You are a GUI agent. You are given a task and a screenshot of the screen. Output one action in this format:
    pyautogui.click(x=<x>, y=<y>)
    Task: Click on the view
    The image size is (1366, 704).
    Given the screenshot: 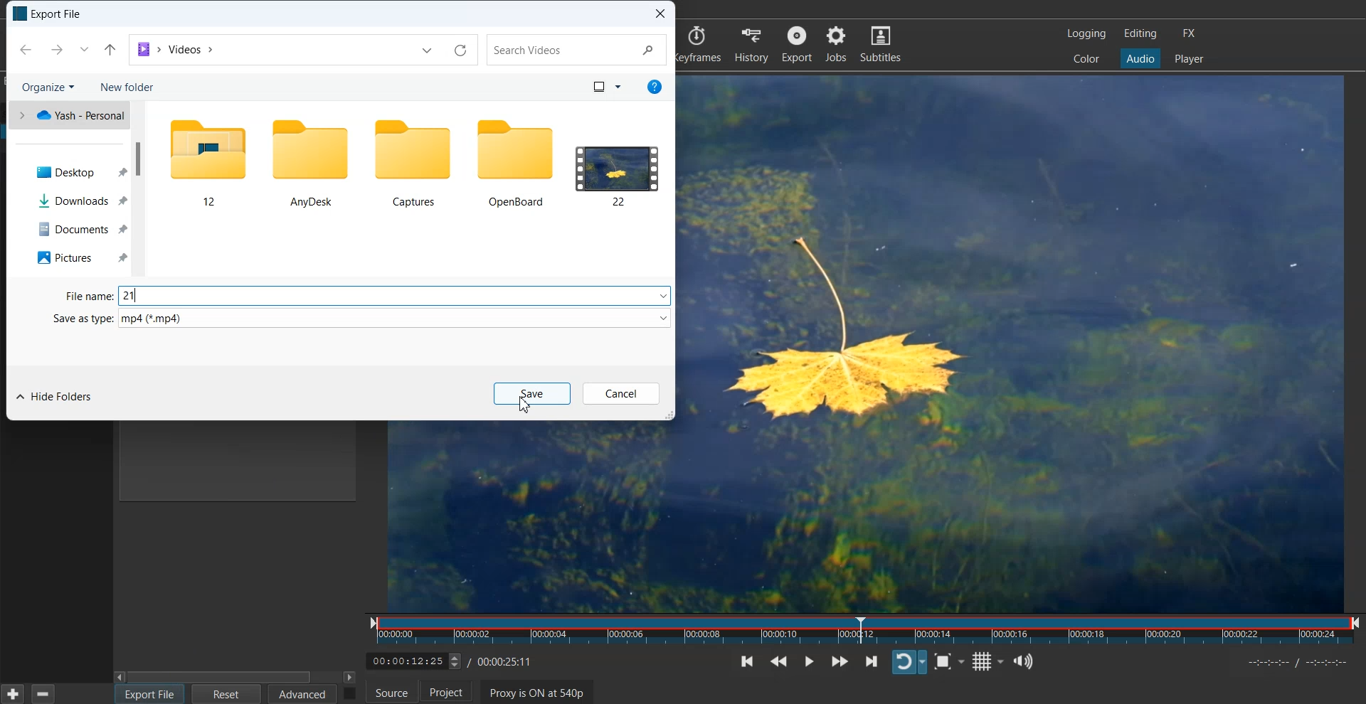 What is the action you would take?
    pyautogui.click(x=603, y=86)
    